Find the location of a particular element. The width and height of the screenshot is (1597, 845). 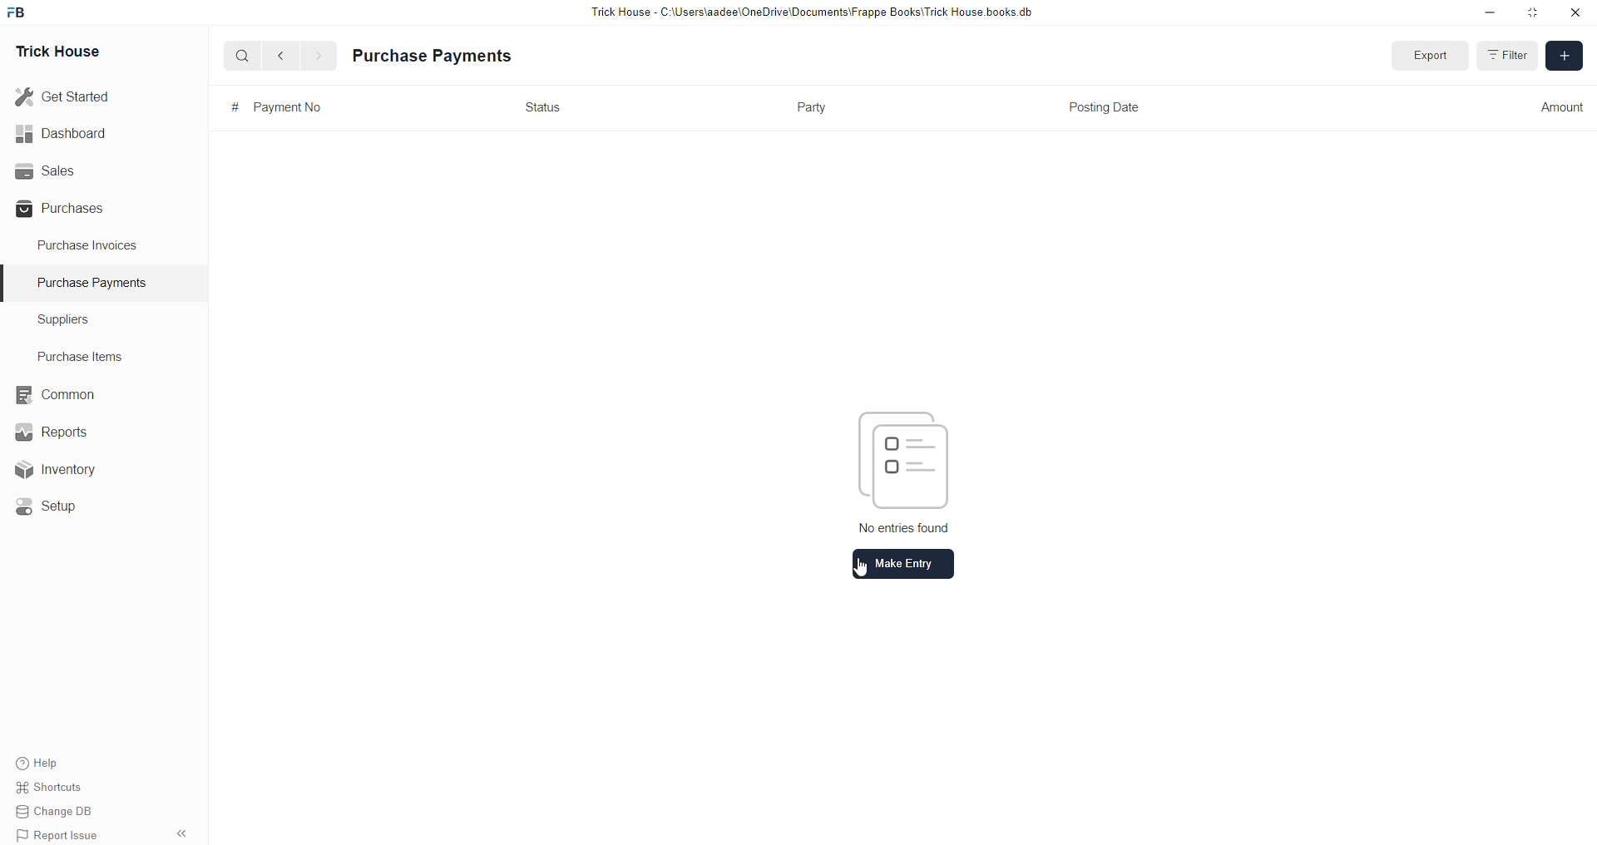

FILTER is located at coordinates (1507, 54).